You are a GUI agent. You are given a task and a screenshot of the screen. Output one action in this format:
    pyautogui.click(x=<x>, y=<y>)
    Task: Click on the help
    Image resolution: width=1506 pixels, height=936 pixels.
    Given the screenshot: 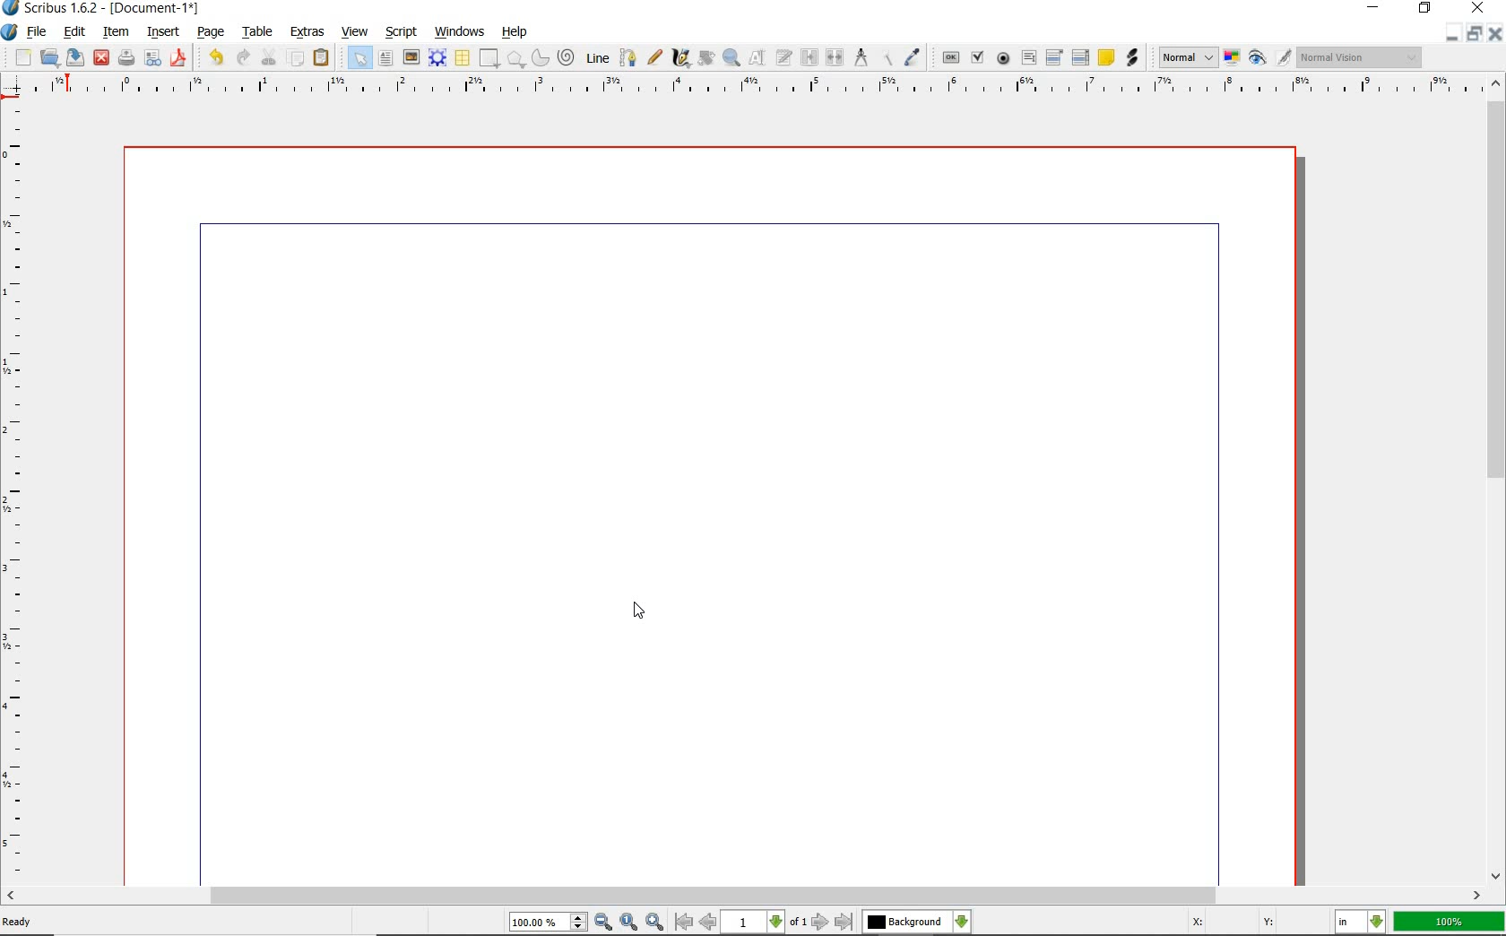 What is the action you would take?
    pyautogui.click(x=516, y=31)
    